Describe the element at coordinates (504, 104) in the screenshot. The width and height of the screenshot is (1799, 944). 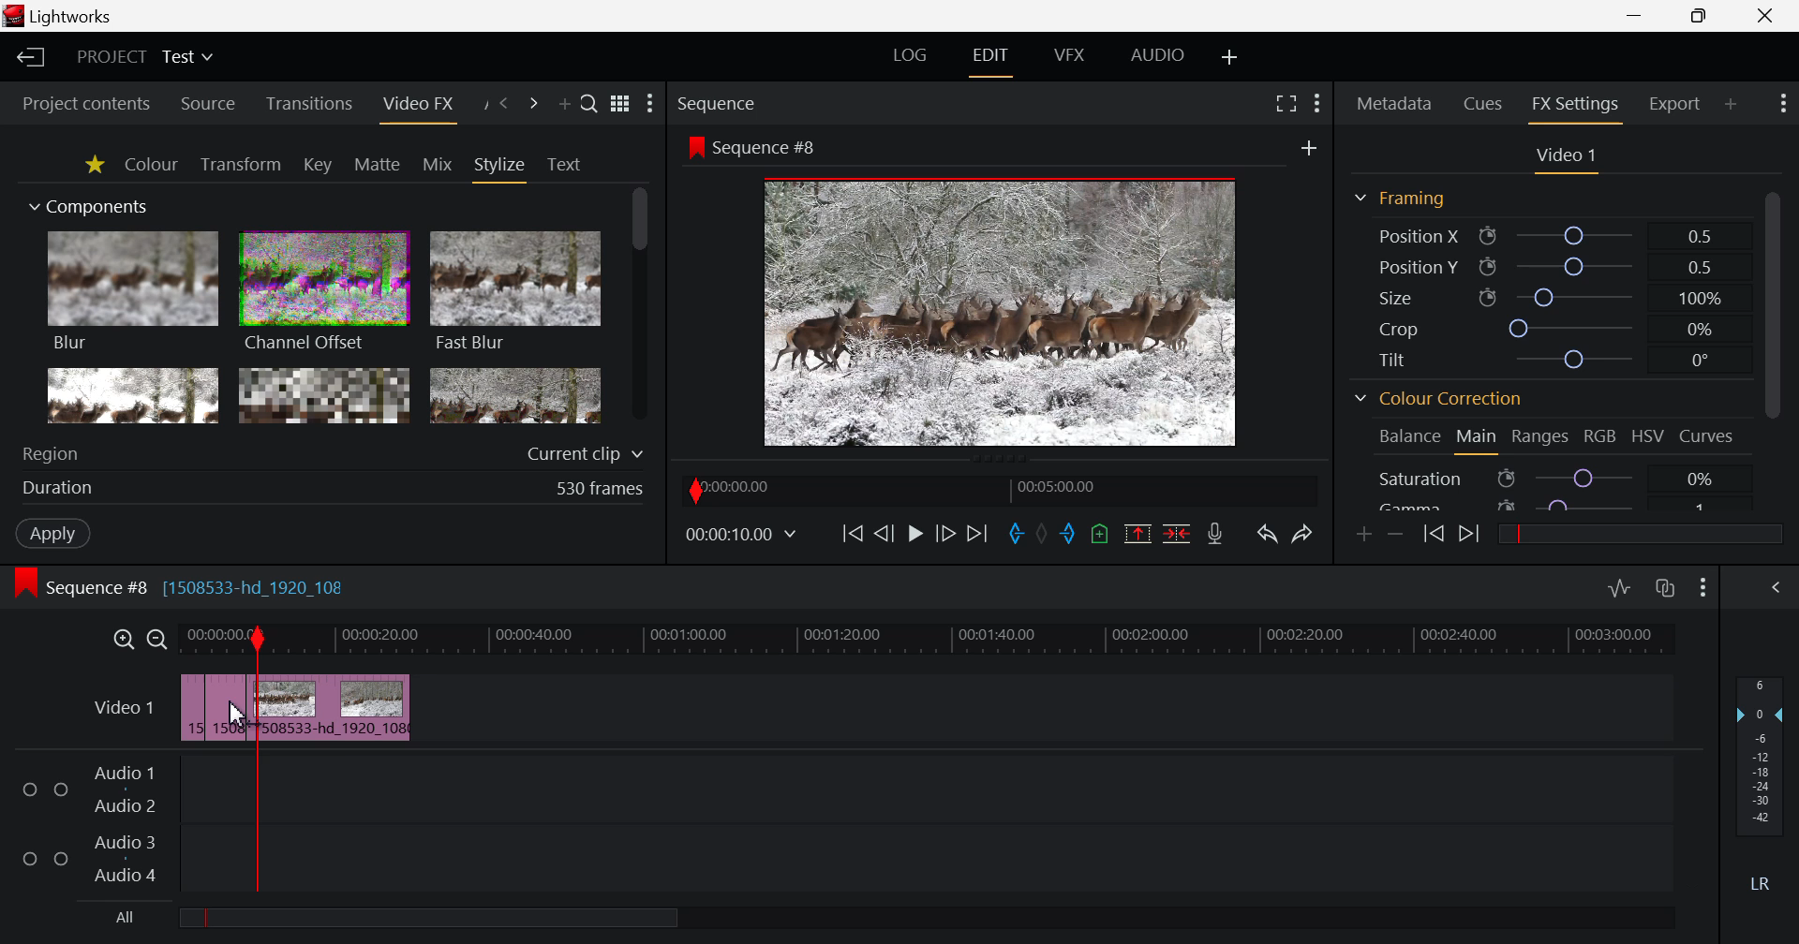
I see `Previous Panel` at that location.